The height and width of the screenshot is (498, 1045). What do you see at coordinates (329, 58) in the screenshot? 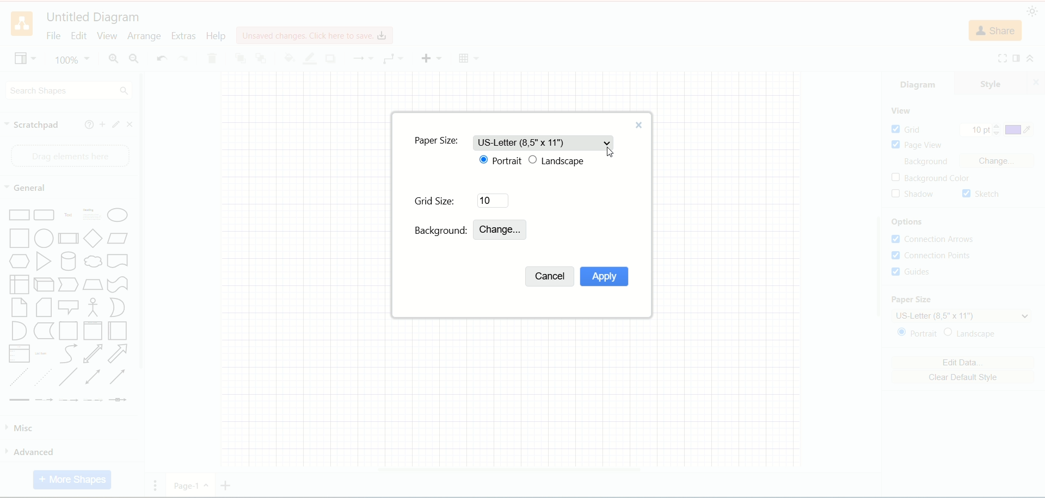
I see `shadow` at bounding box center [329, 58].